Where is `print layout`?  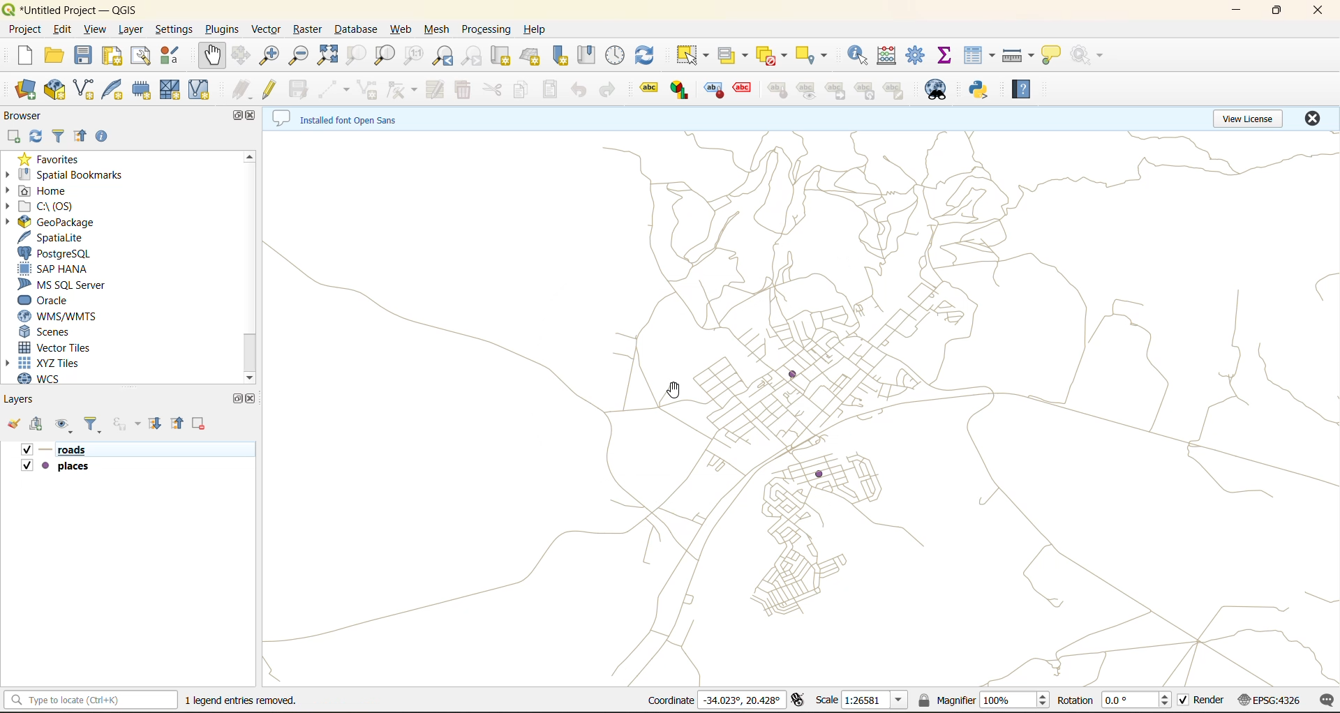
print layout is located at coordinates (114, 57).